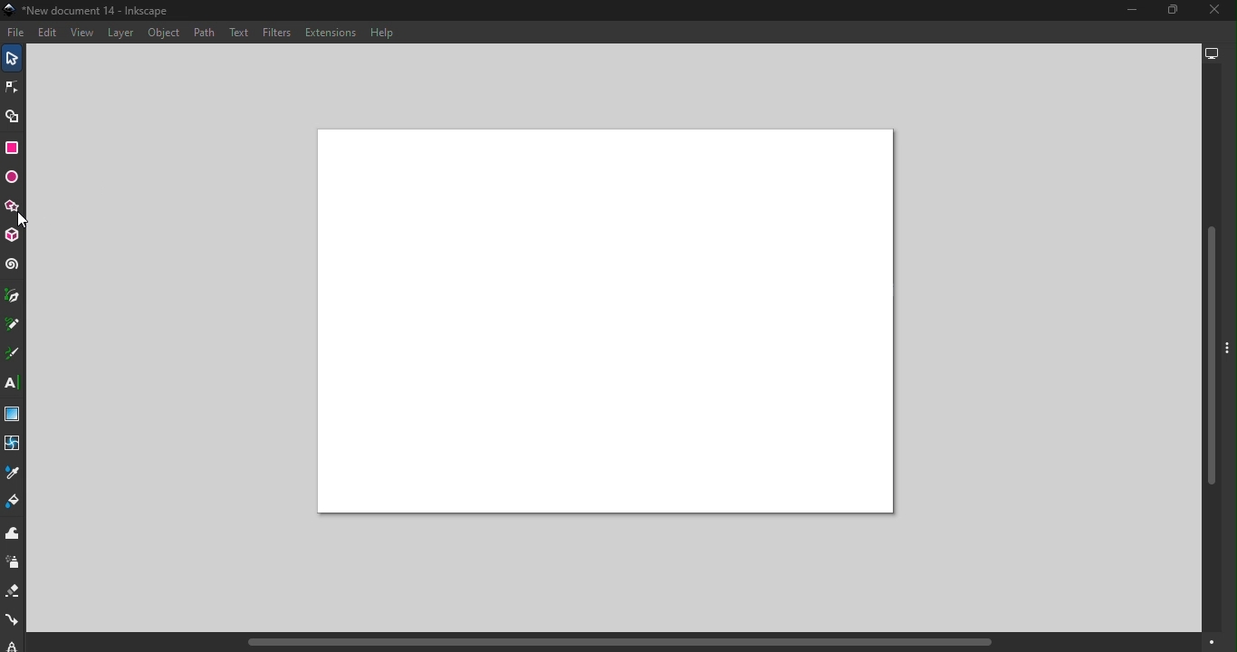 This screenshot has width=1237, height=652. What do you see at coordinates (14, 416) in the screenshot?
I see `Gradient tool` at bounding box center [14, 416].